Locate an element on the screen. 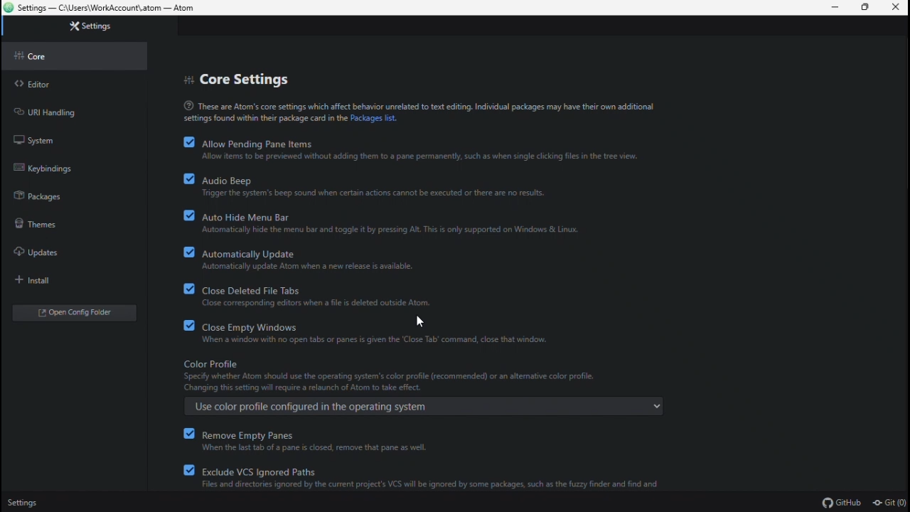 The width and height of the screenshot is (910, 512). Settings is located at coordinates (83, 27).